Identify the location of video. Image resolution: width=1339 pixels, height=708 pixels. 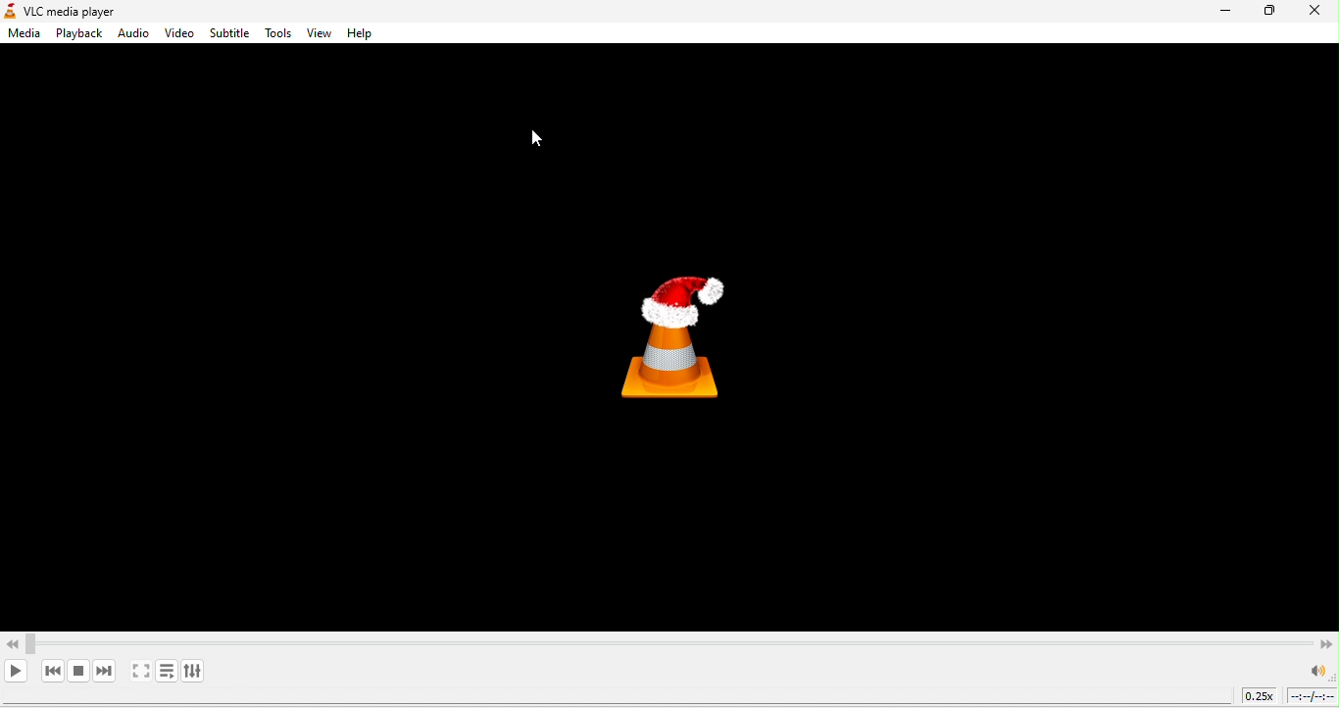
(180, 33).